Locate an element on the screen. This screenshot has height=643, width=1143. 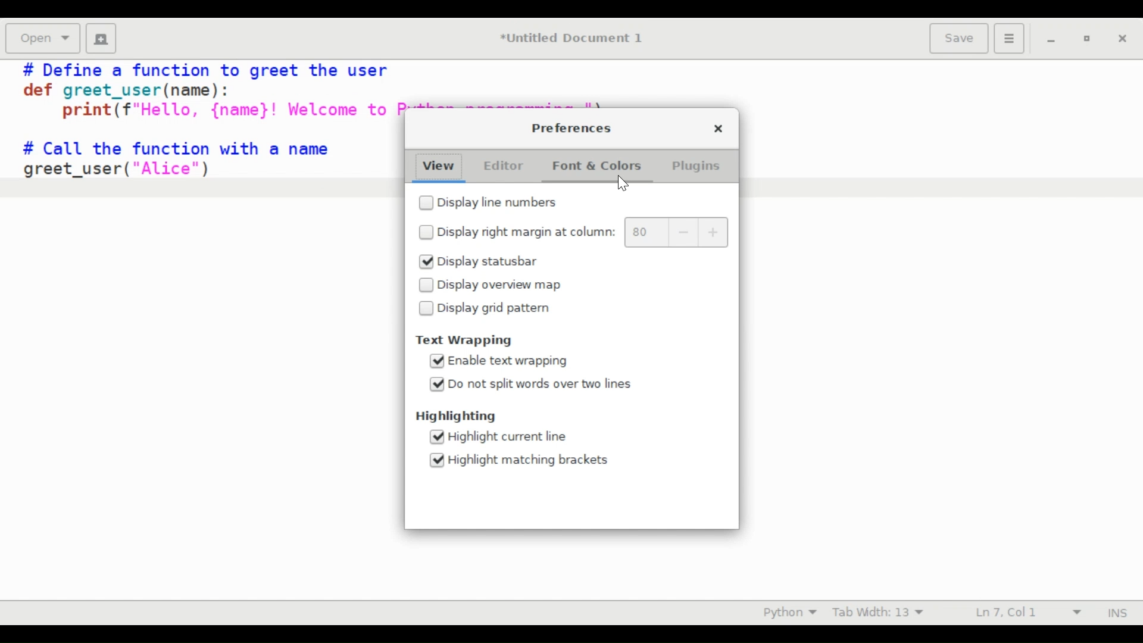
Highlighting mode is located at coordinates (789, 612).